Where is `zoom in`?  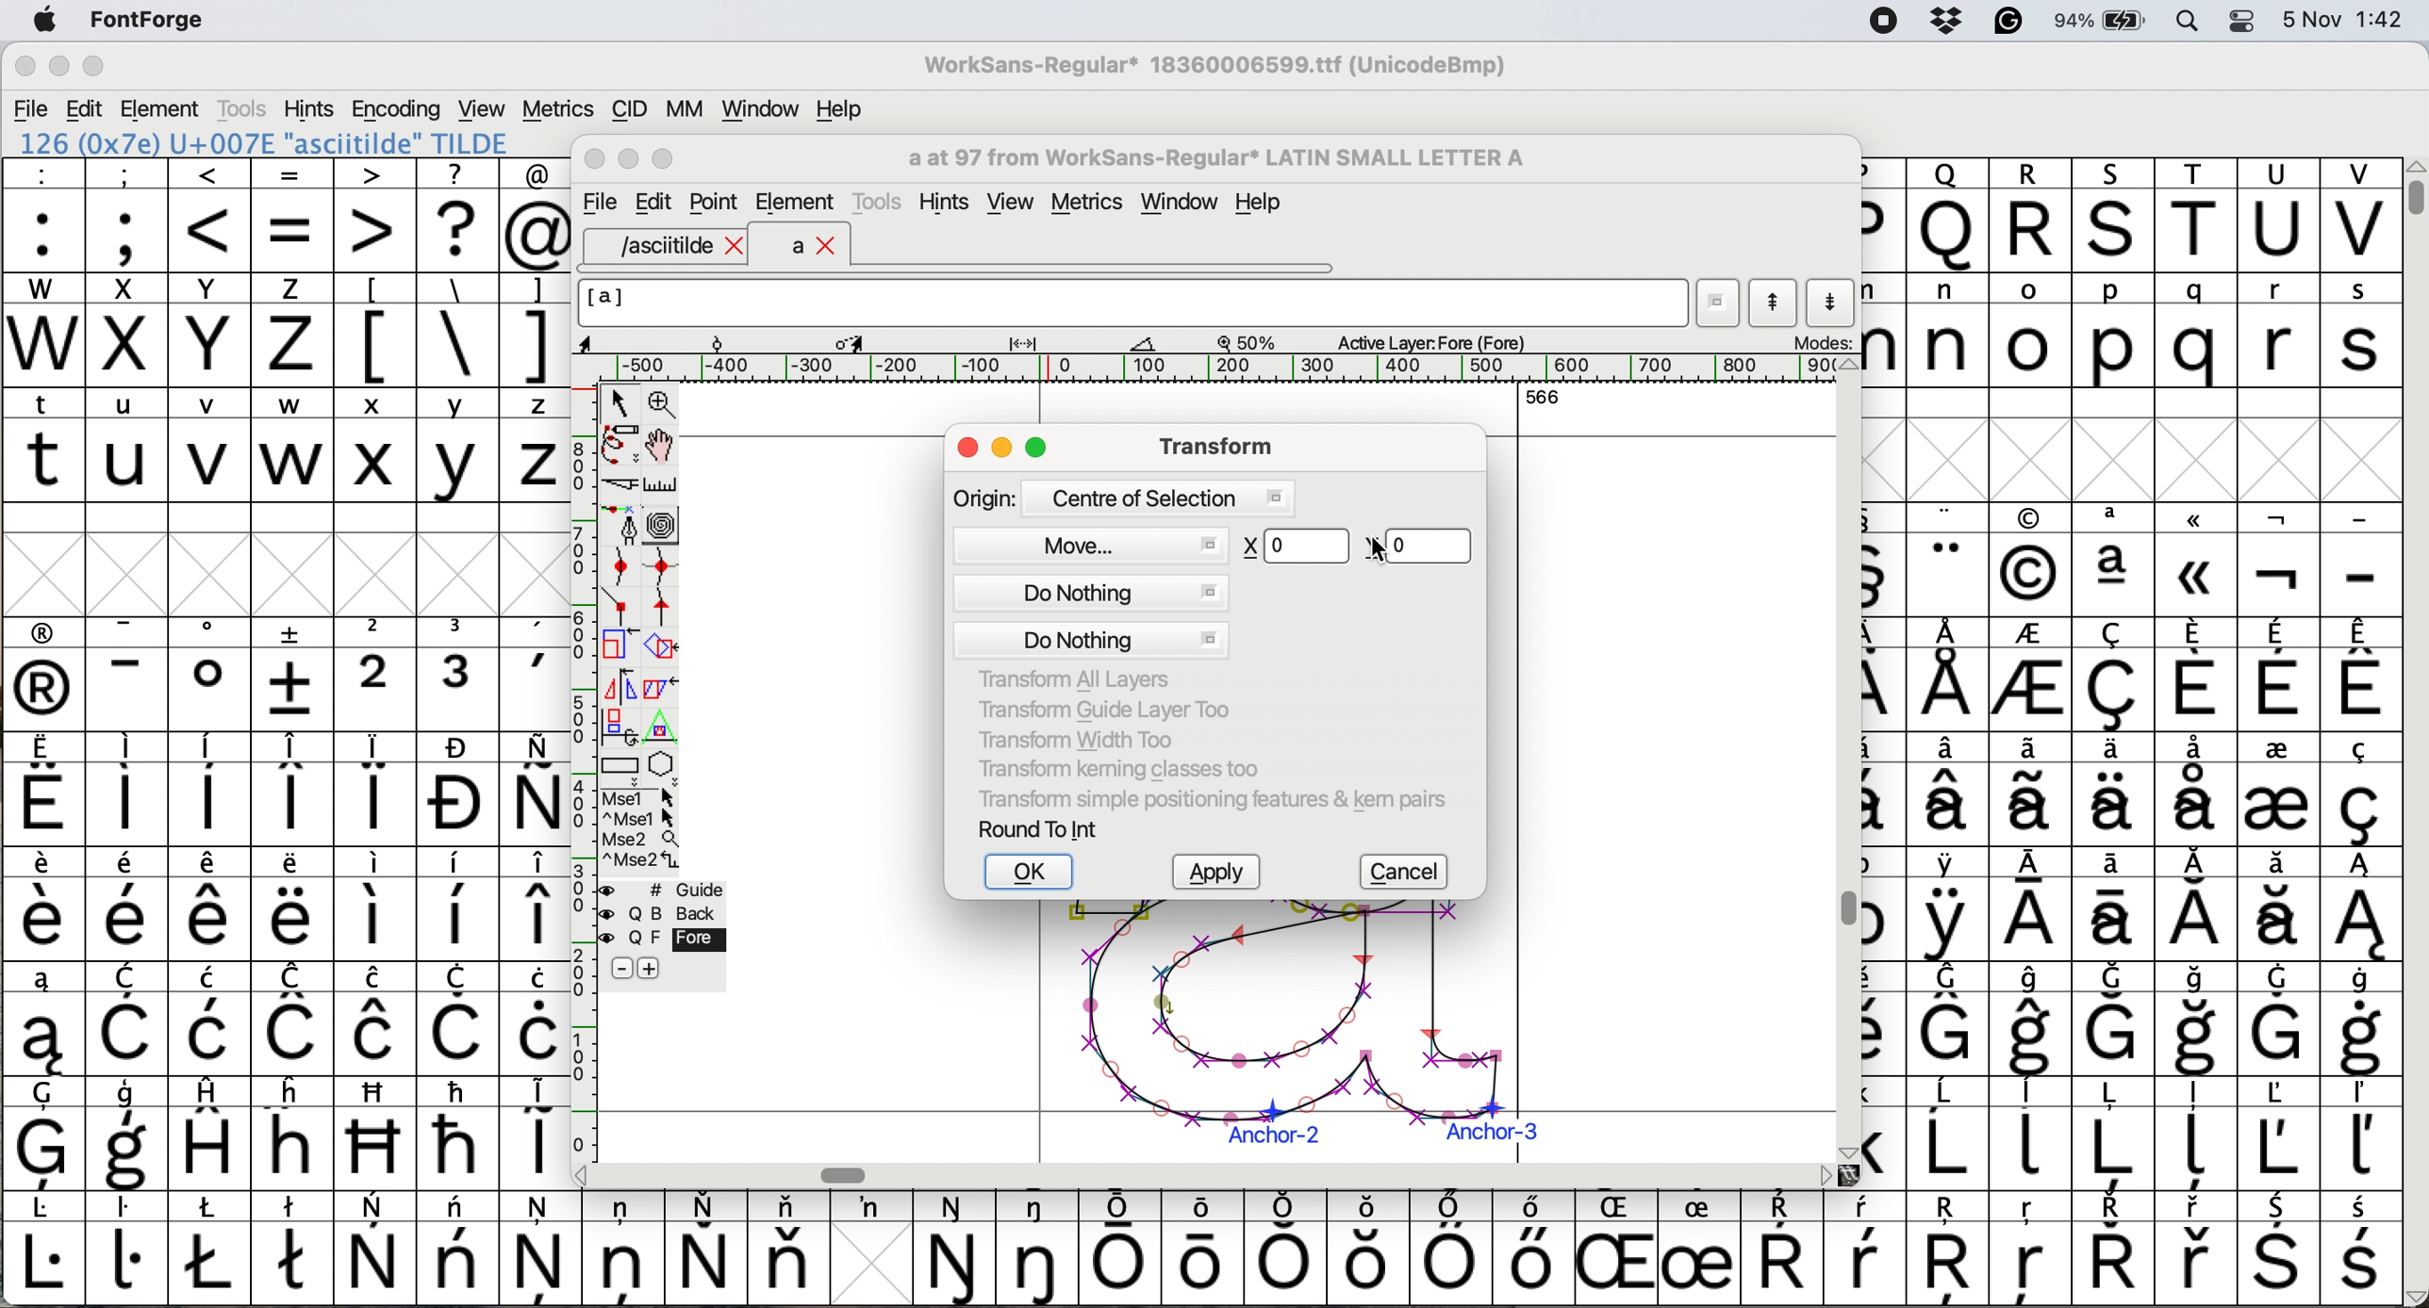 zoom in is located at coordinates (666, 406).